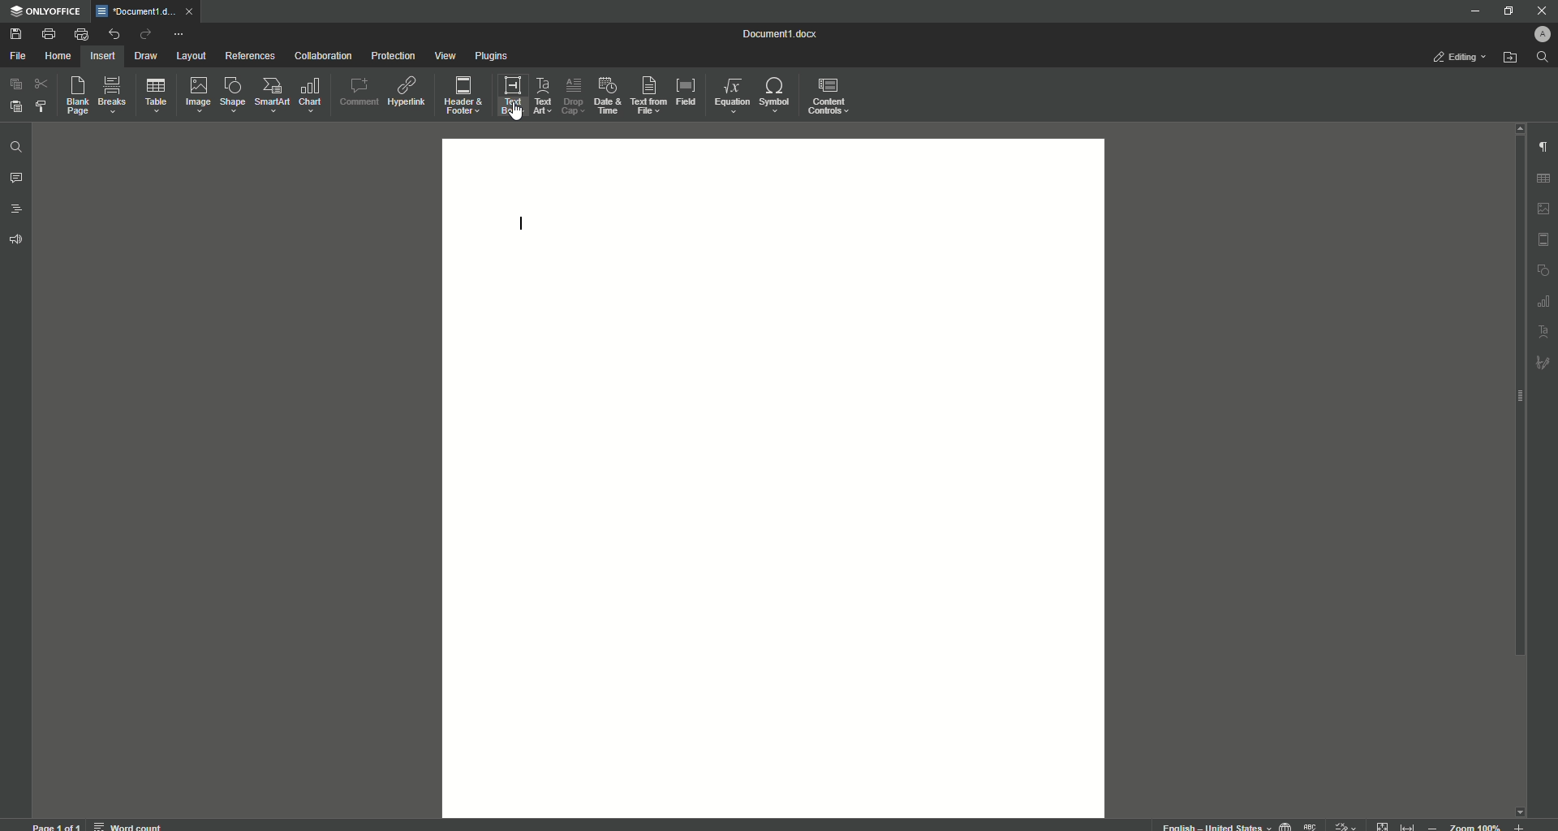 This screenshot has height=831, width=1558. What do you see at coordinates (1519, 807) in the screenshot?
I see `scroll down` at bounding box center [1519, 807].